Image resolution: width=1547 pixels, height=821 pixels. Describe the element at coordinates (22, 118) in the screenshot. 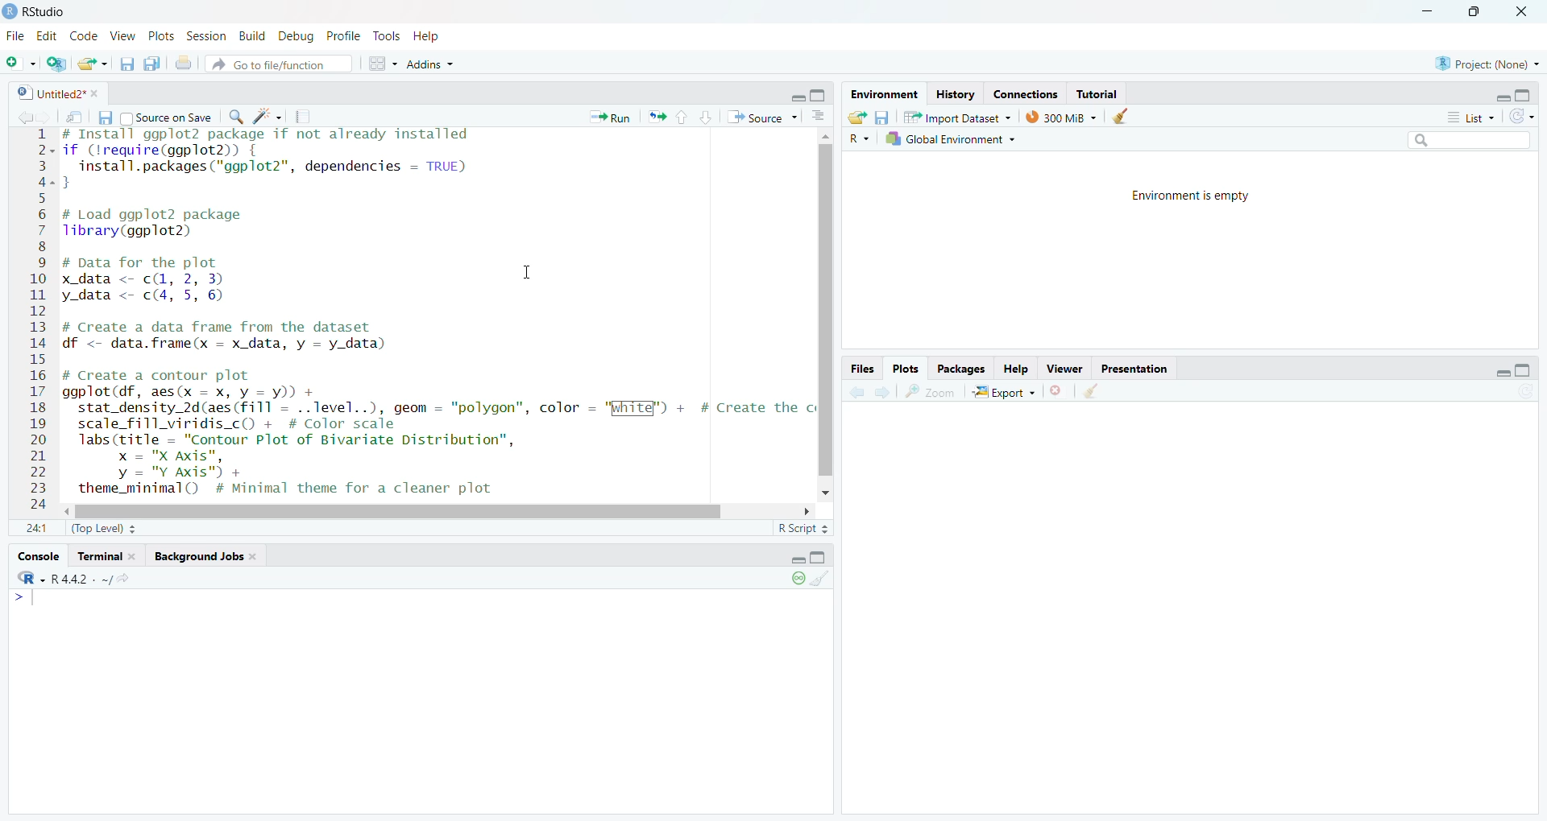

I see `go back to the previous source location` at that location.